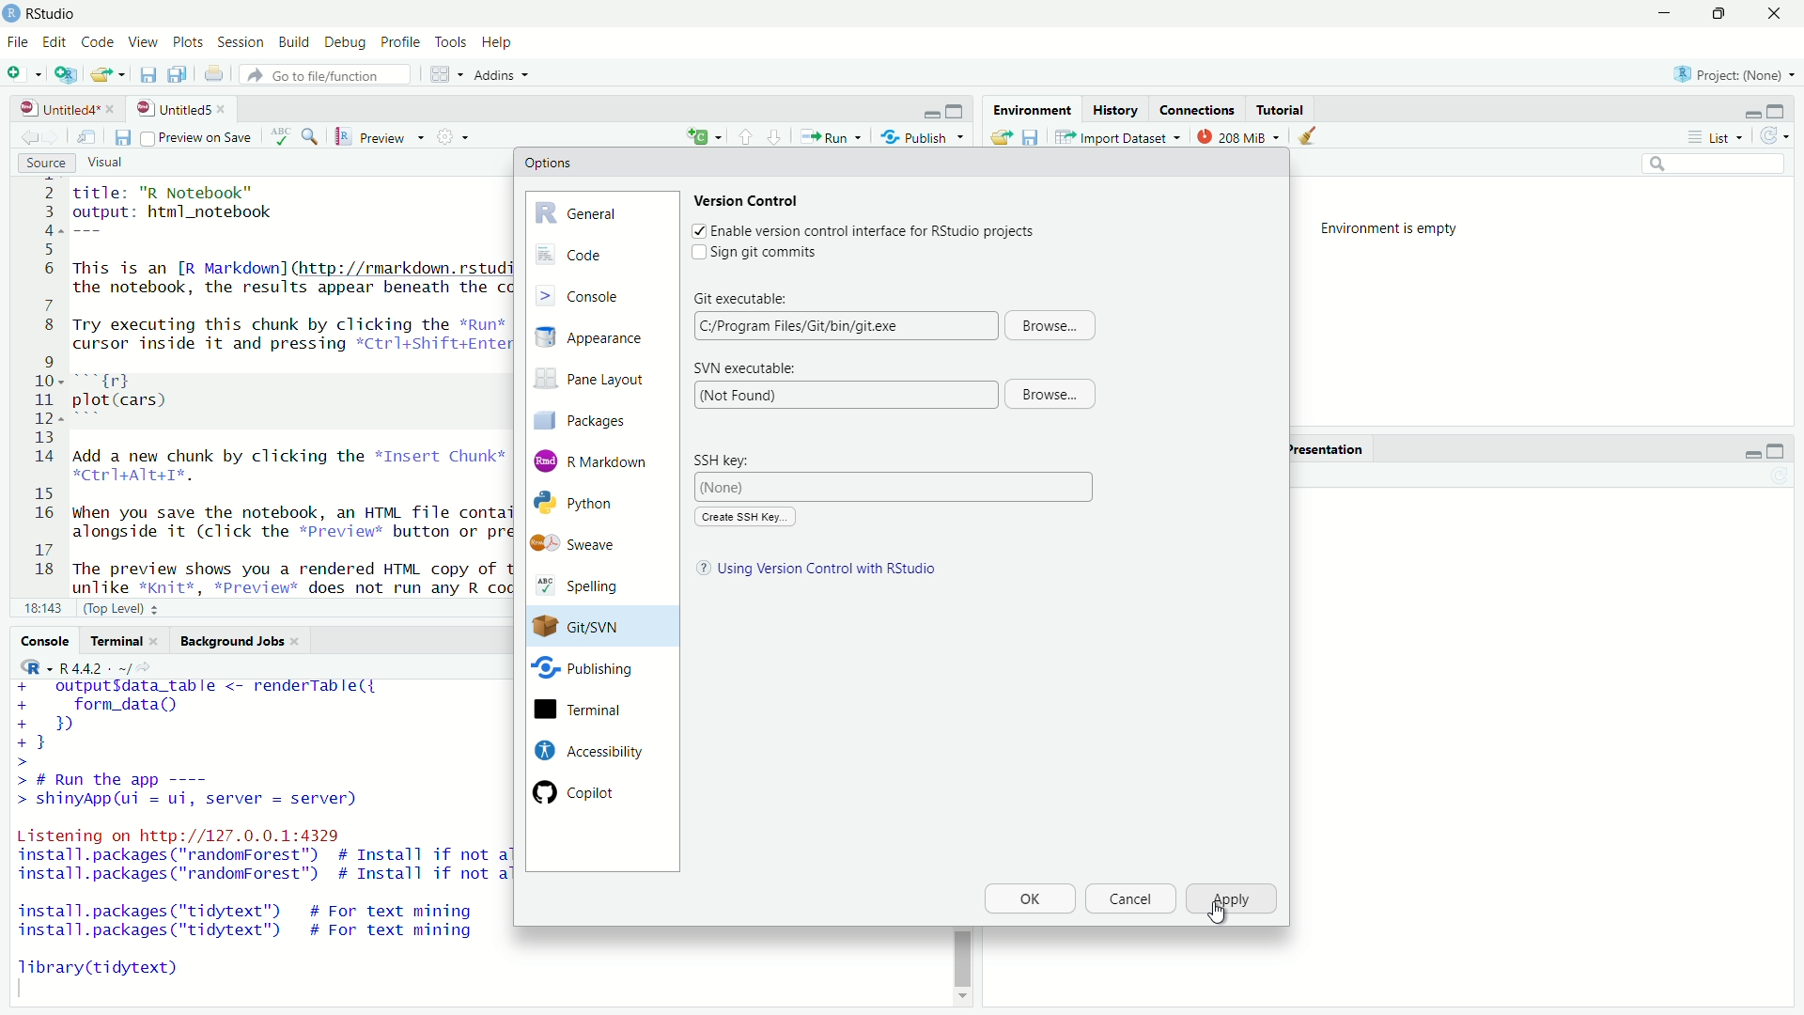  Describe the element at coordinates (117, 164) in the screenshot. I see `Visual` at that location.